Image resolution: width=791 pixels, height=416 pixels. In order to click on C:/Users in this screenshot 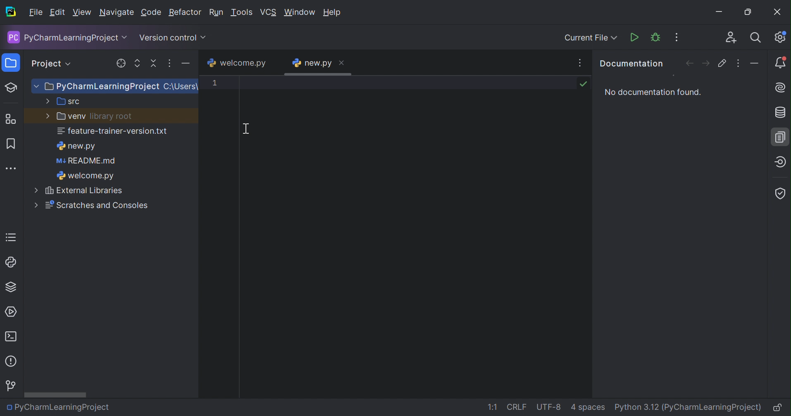, I will do `click(179, 87)`.